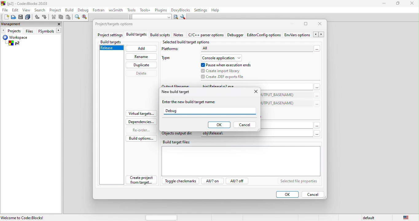  Describe the element at coordinates (5, 17) in the screenshot. I see `new` at that location.